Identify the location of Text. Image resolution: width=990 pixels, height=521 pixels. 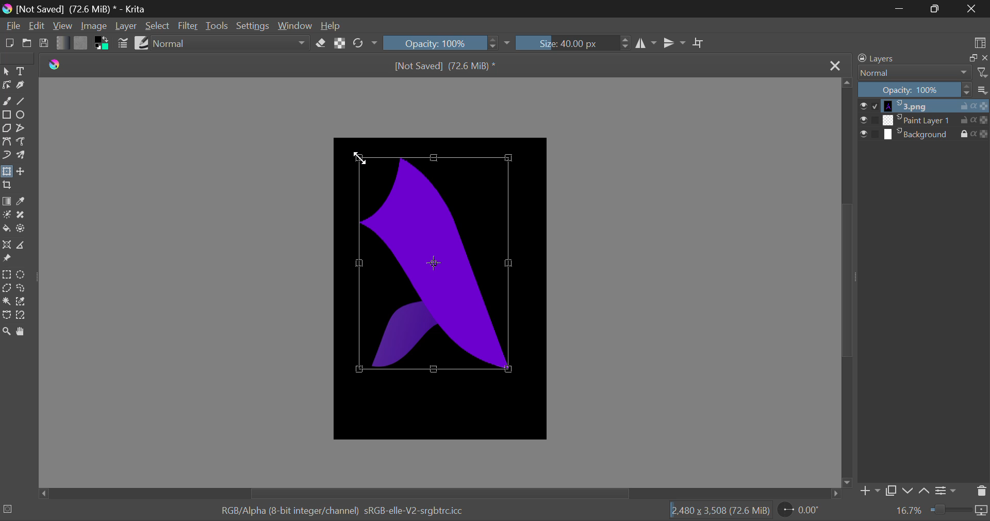
(21, 72).